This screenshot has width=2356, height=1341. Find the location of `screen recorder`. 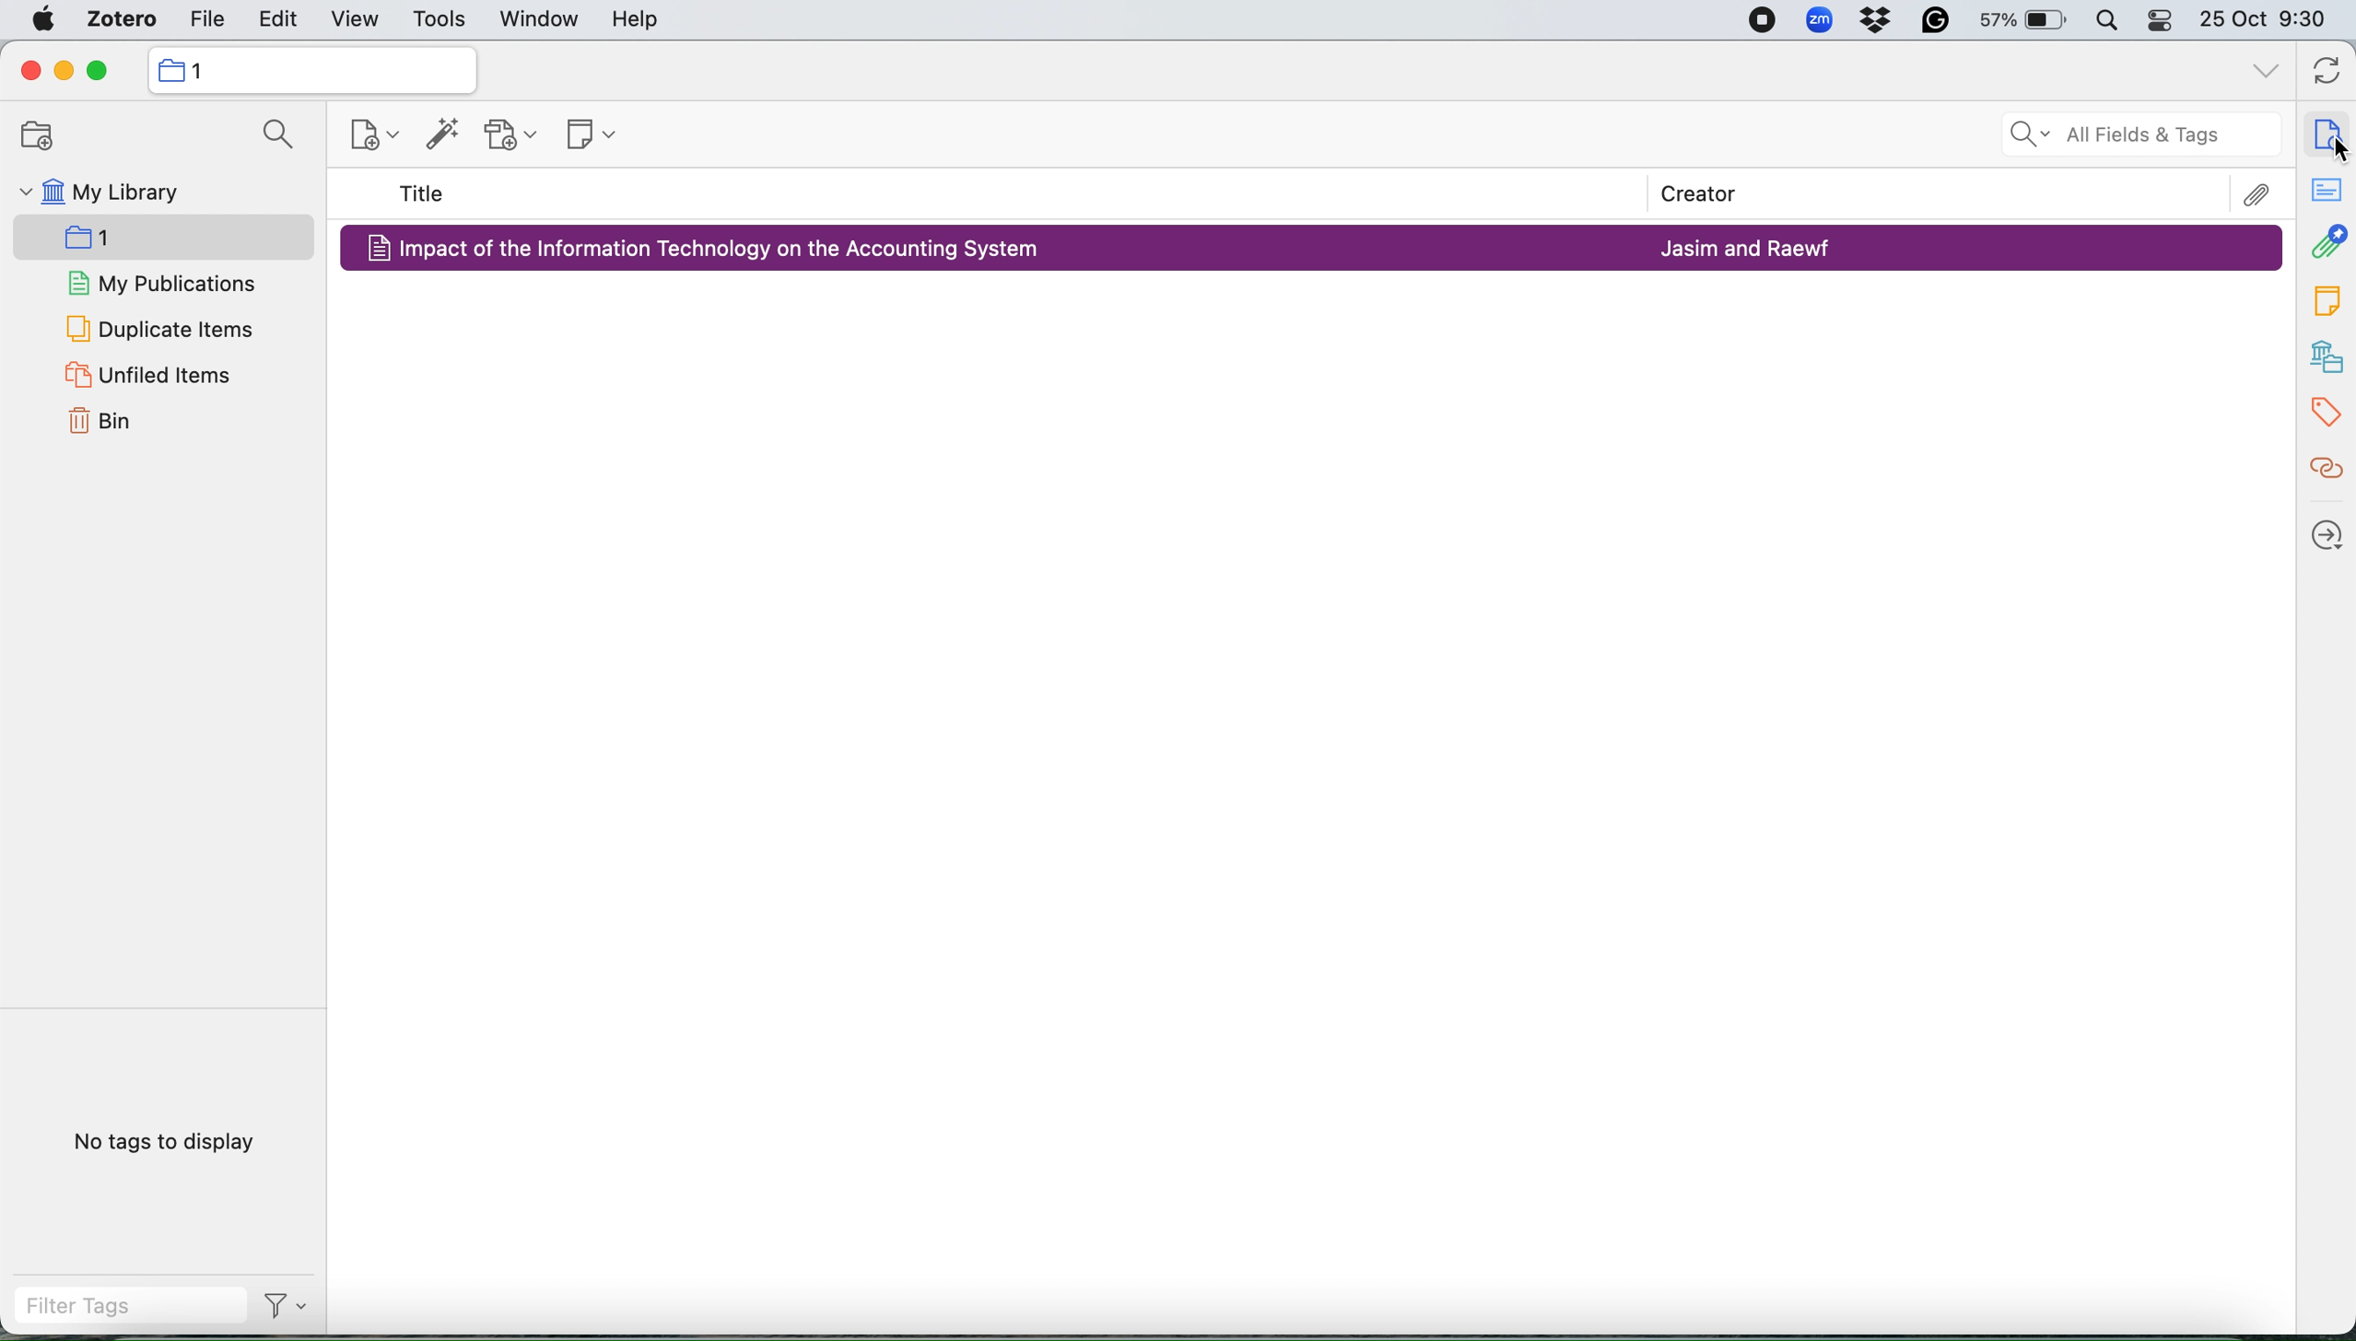

screen recorder is located at coordinates (1762, 19).